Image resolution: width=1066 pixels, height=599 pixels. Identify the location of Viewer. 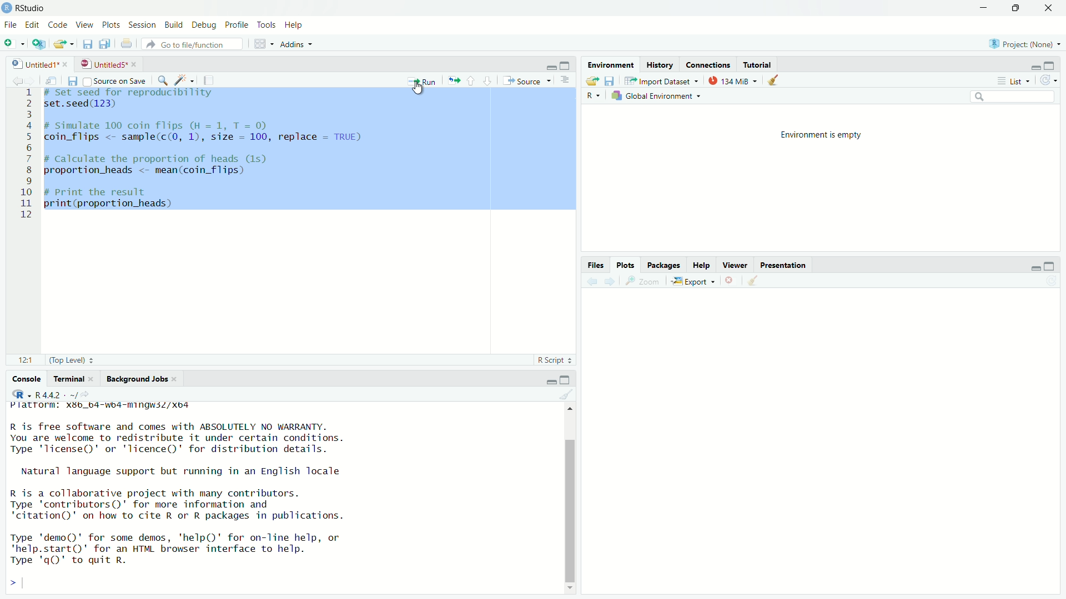
(736, 265).